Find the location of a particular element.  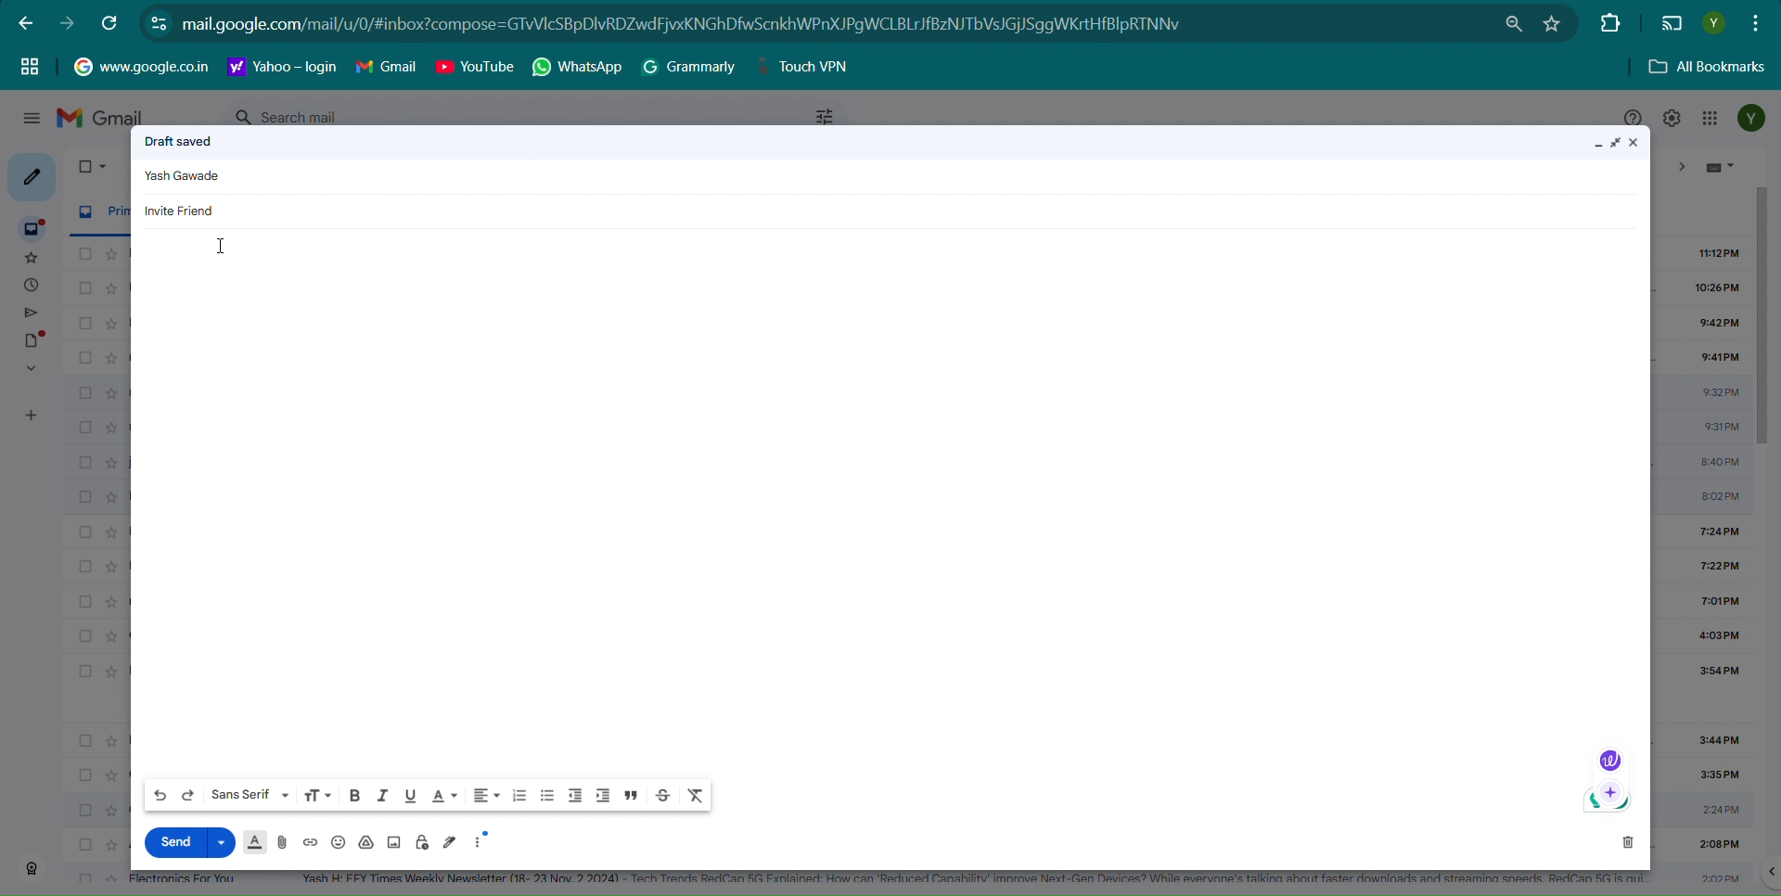

Italic is located at coordinates (381, 794).